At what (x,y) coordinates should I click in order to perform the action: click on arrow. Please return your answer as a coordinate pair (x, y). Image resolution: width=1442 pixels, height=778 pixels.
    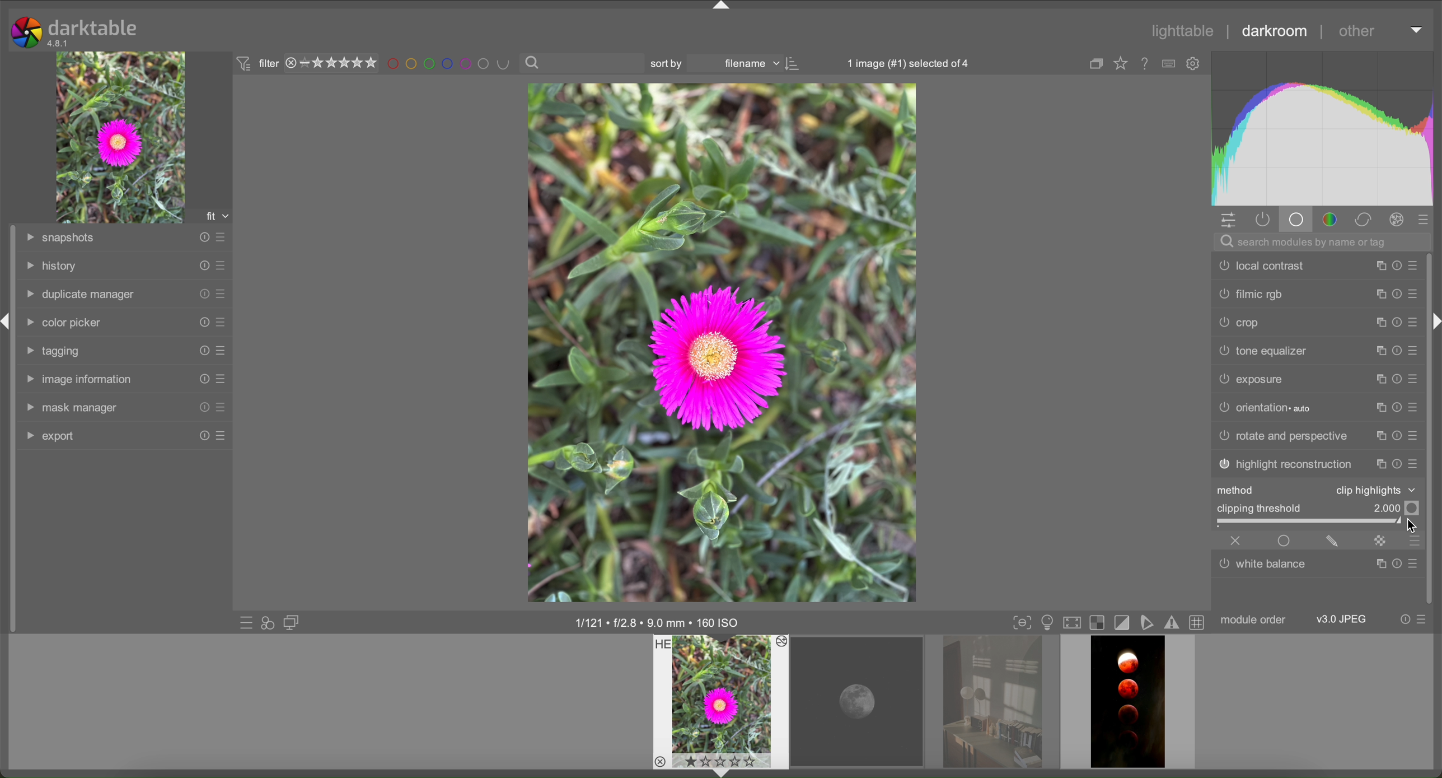
    Looking at the image, I should click on (722, 7).